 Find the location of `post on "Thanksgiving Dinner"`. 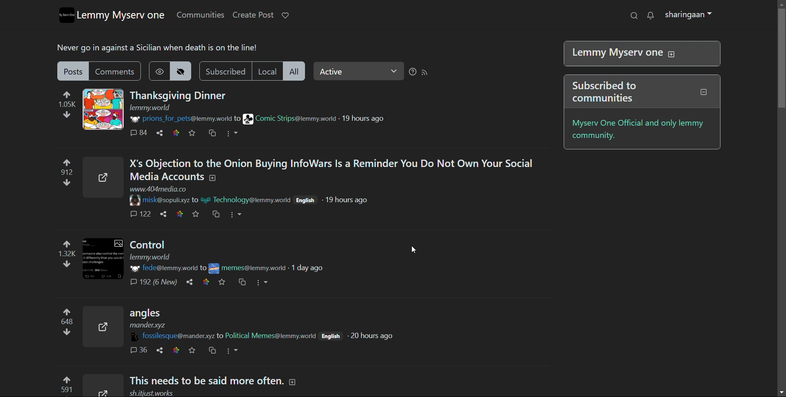

post on "Thanksgiving Dinner" is located at coordinates (179, 96).